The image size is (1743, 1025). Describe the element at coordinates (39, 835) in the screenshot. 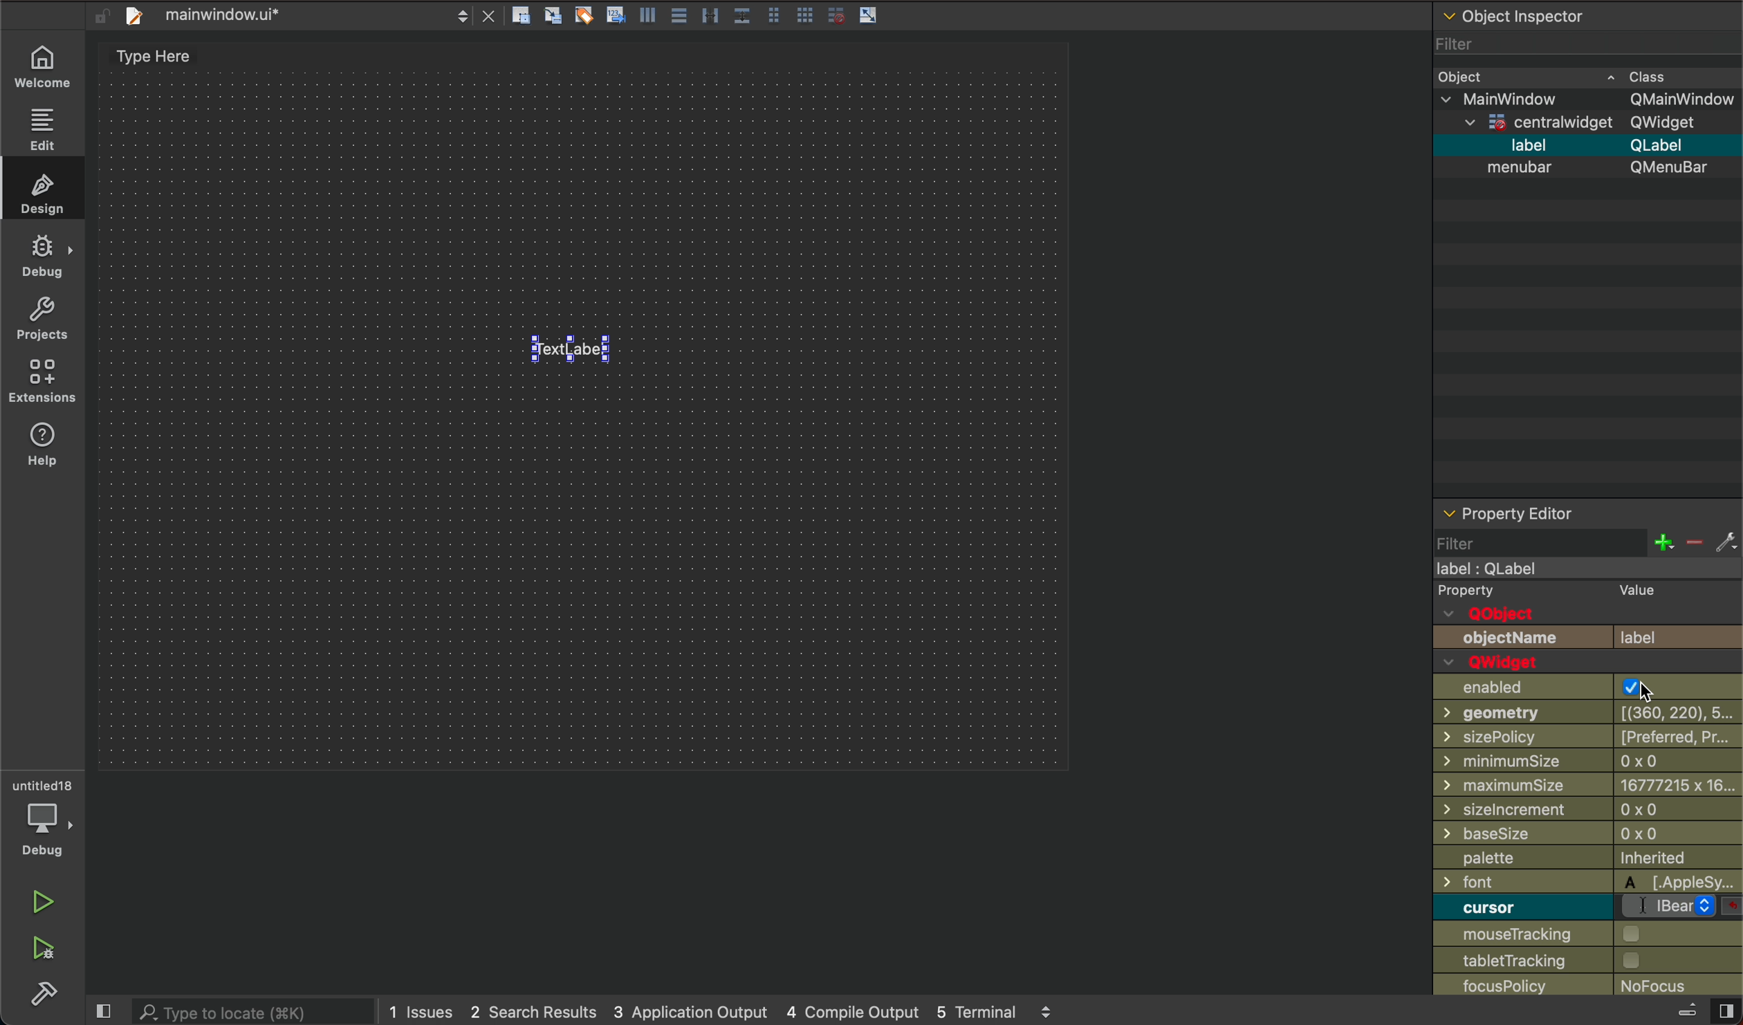

I see `debug` at that location.